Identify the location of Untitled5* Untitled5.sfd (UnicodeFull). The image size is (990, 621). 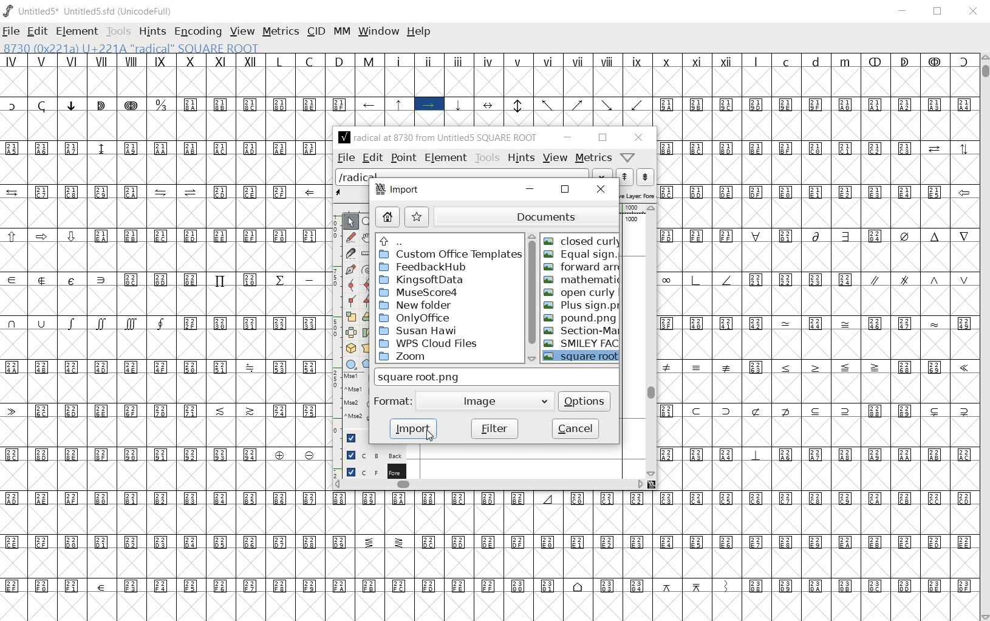
(89, 9).